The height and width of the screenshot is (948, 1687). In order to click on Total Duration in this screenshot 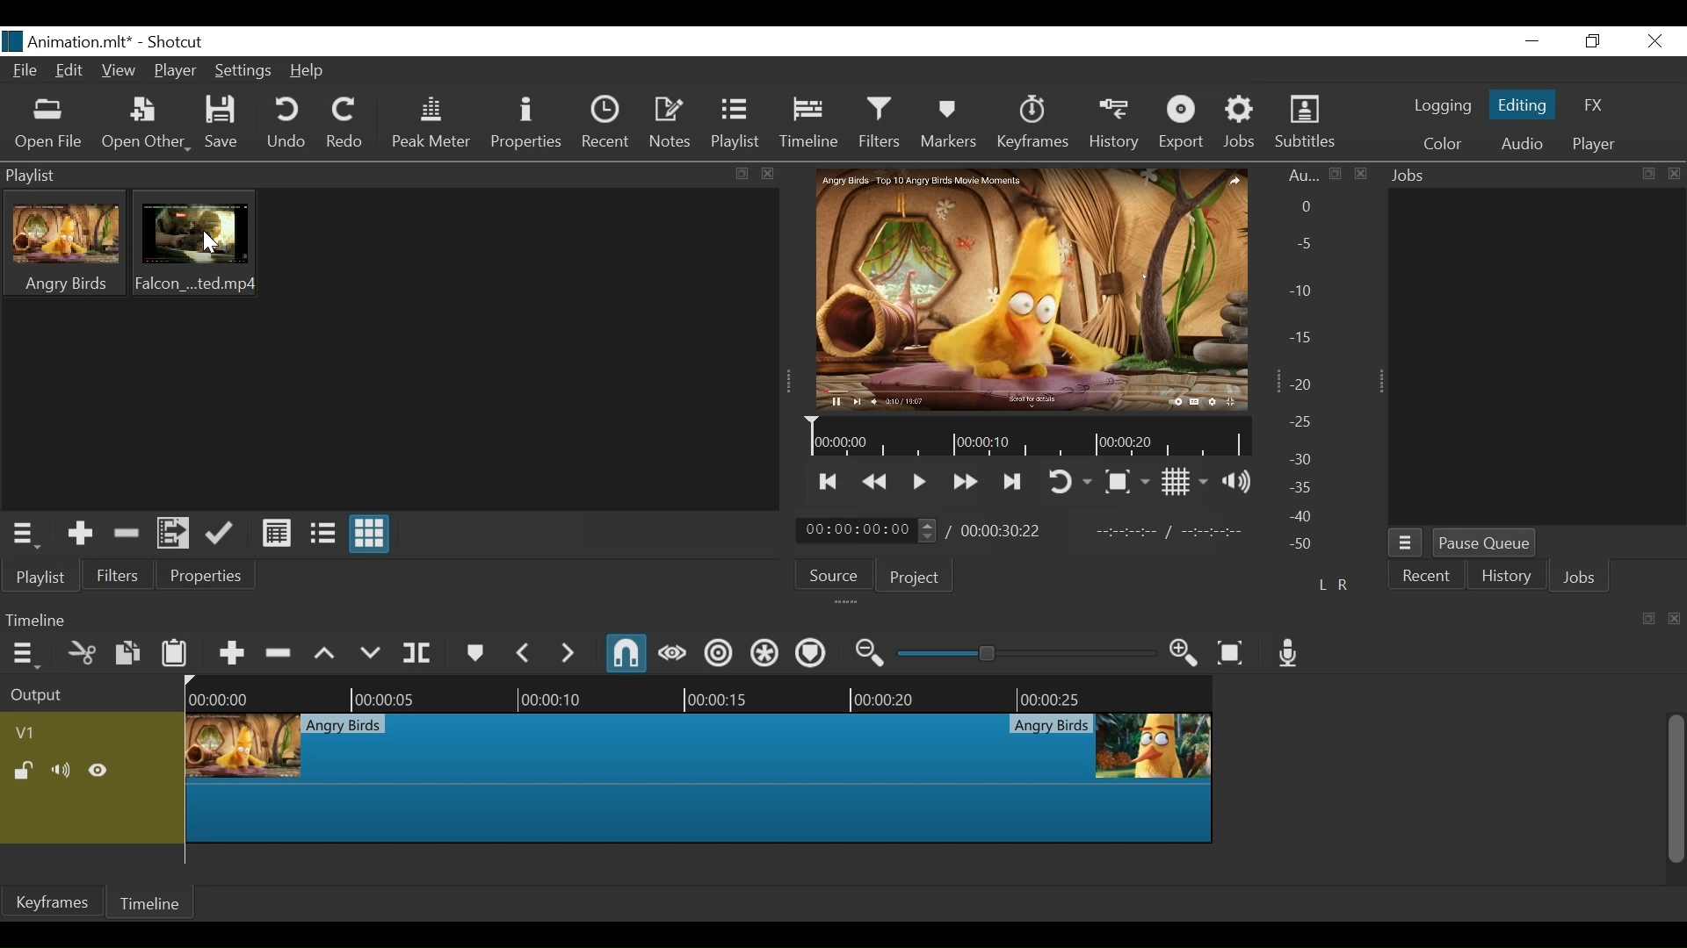, I will do `click(1003, 531)`.